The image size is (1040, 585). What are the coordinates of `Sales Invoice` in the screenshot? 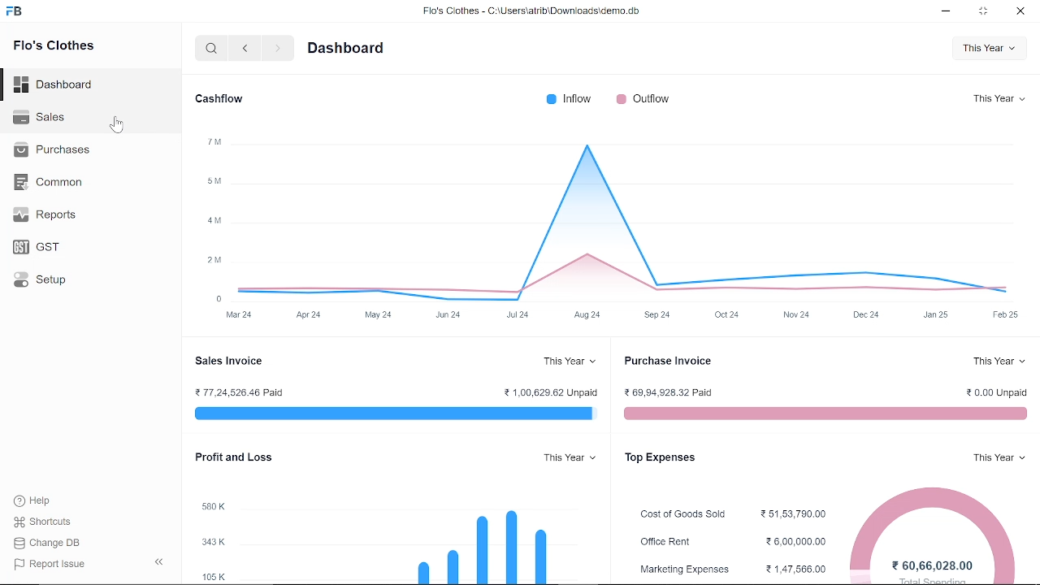 It's located at (232, 362).